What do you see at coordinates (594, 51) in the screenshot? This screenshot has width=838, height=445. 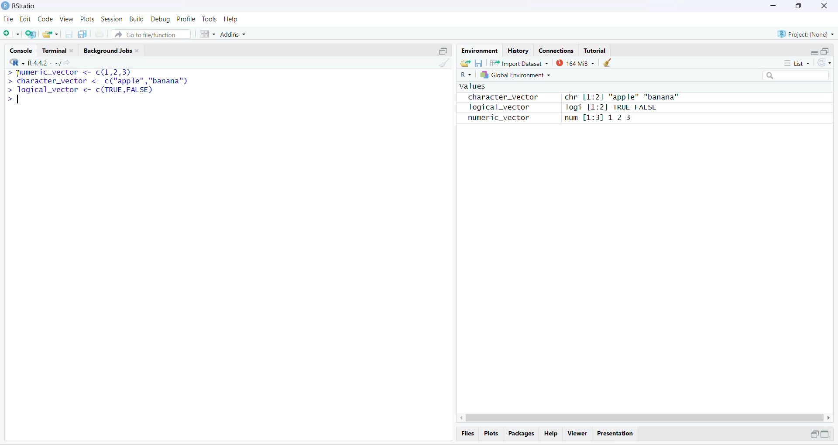 I see `Tutorial` at bounding box center [594, 51].